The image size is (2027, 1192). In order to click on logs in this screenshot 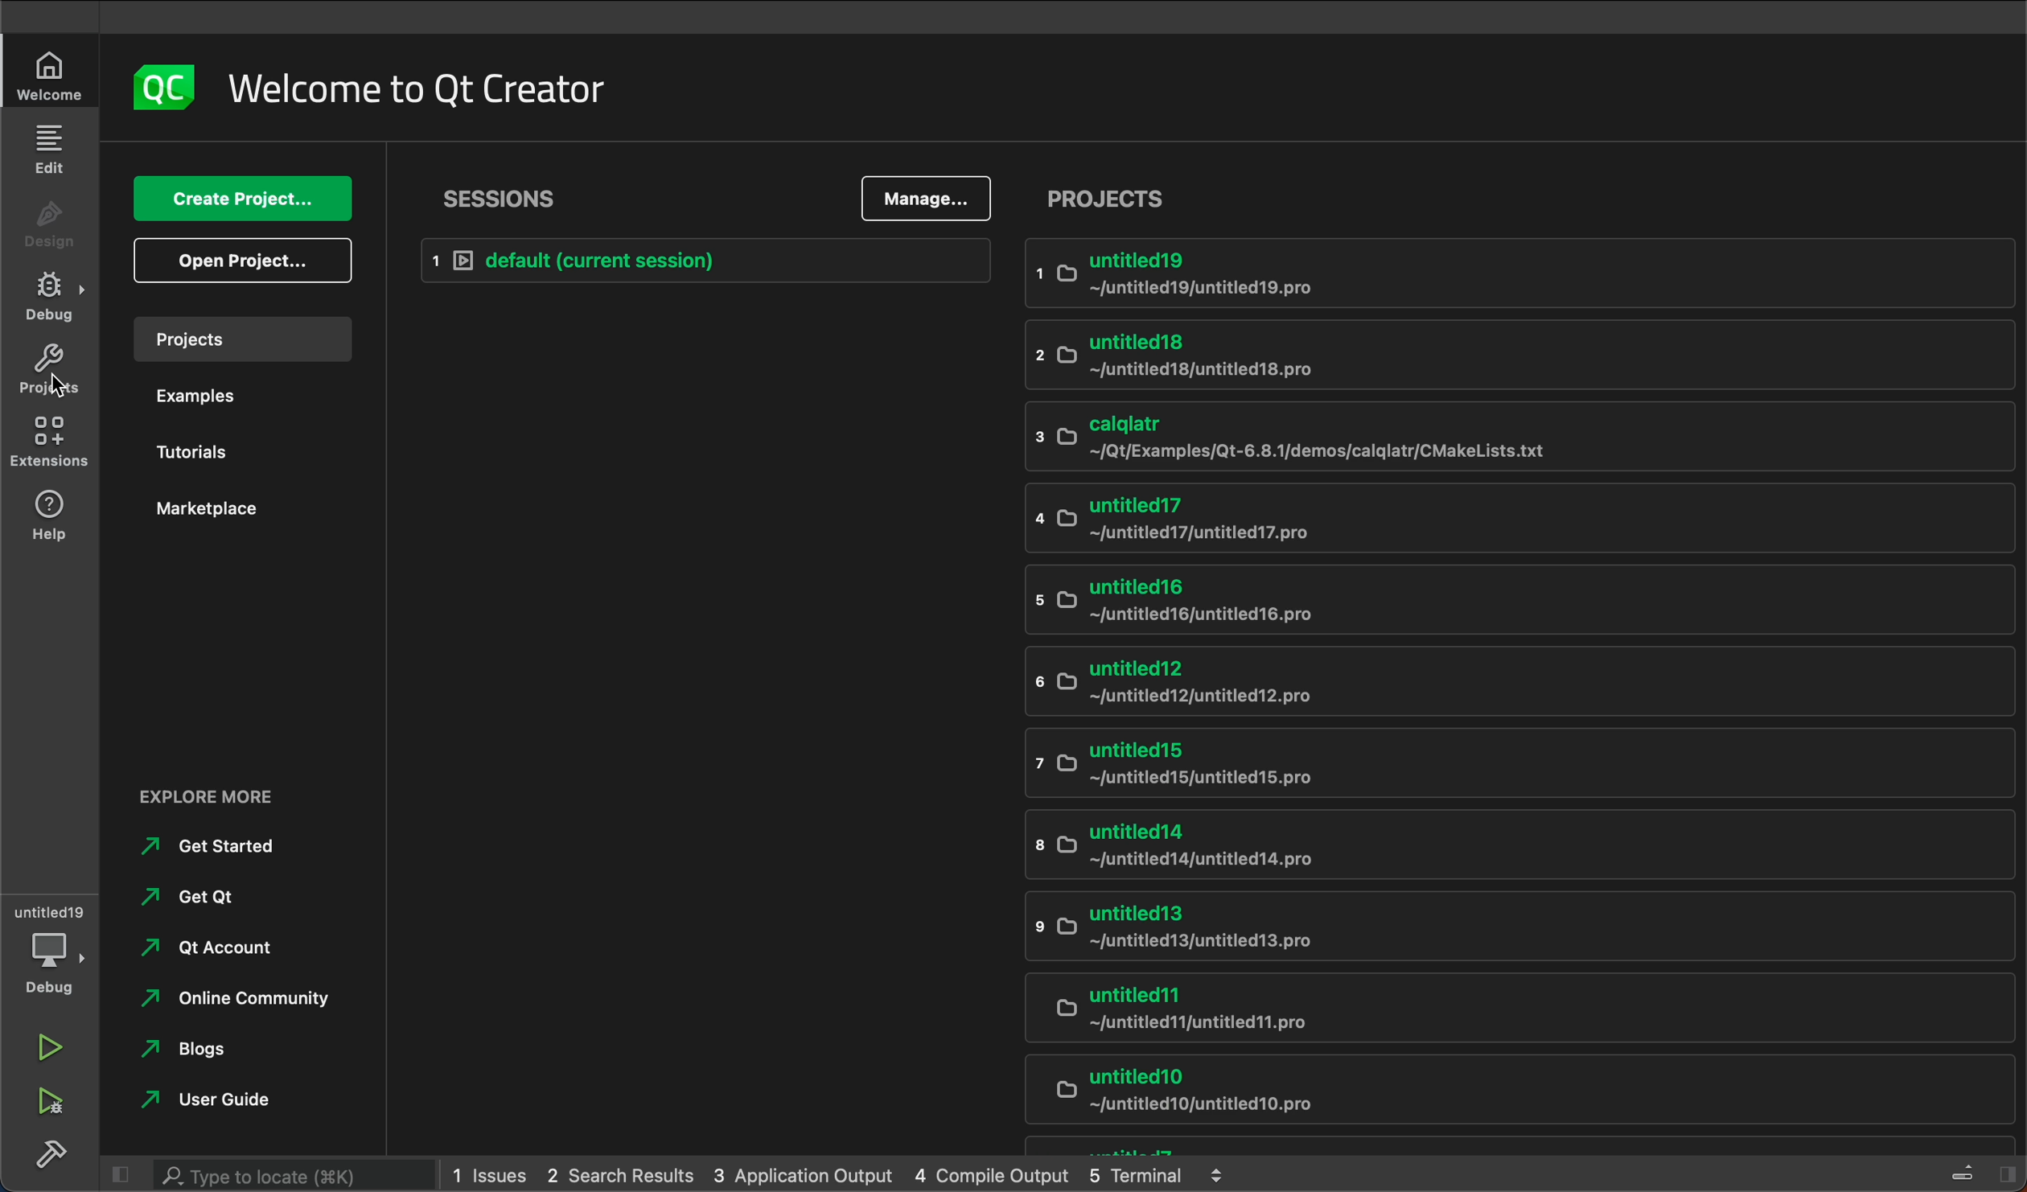, I will do `click(839, 1176)`.